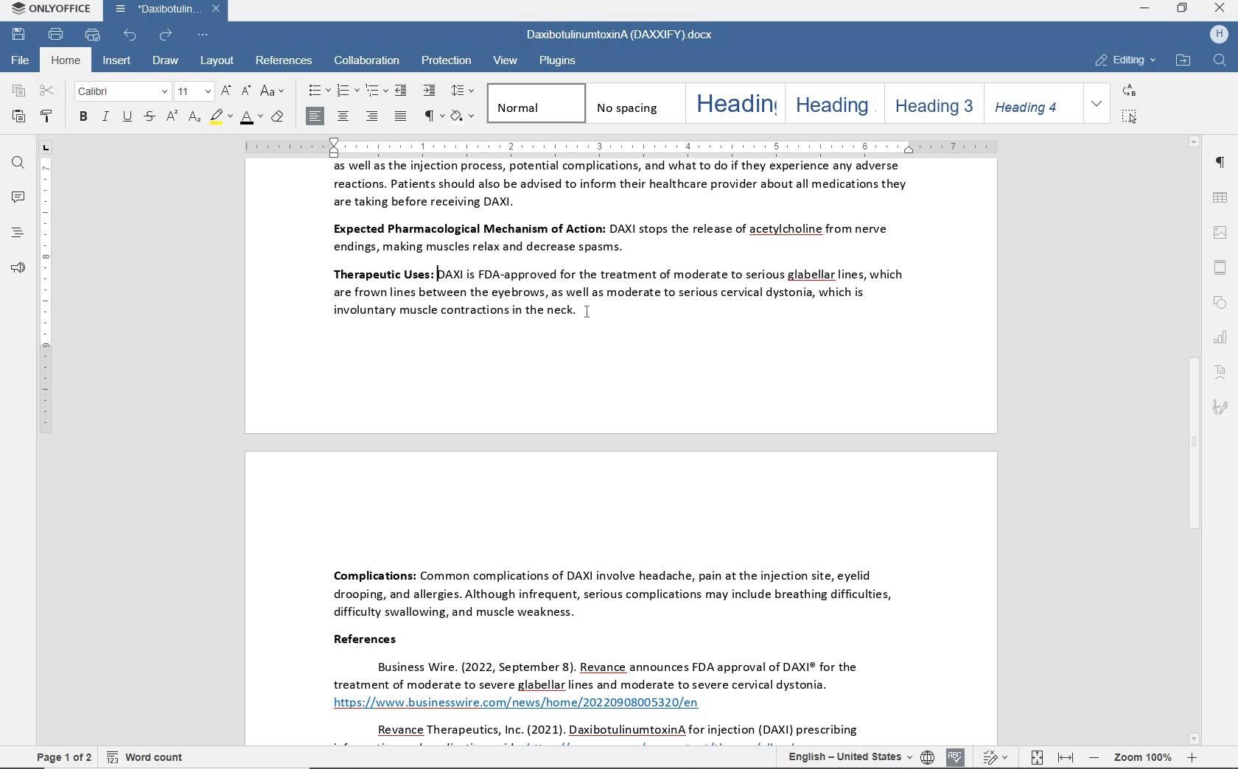  Describe the element at coordinates (931, 103) in the screenshot. I see `heading 3` at that location.